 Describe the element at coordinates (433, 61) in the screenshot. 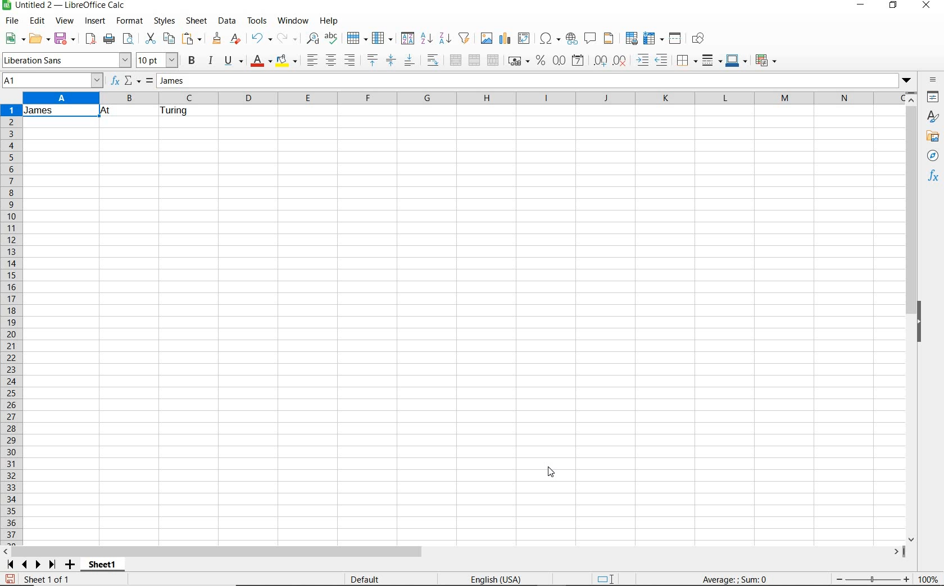

I see `wrap text` at that location.